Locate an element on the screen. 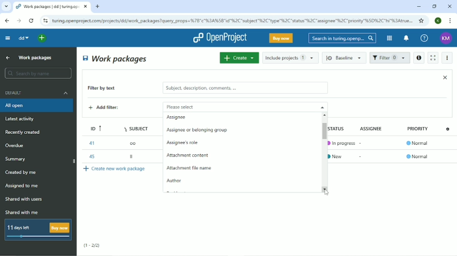 The image size is (457, 256). Filter by text is located at coordinates (108, 89).